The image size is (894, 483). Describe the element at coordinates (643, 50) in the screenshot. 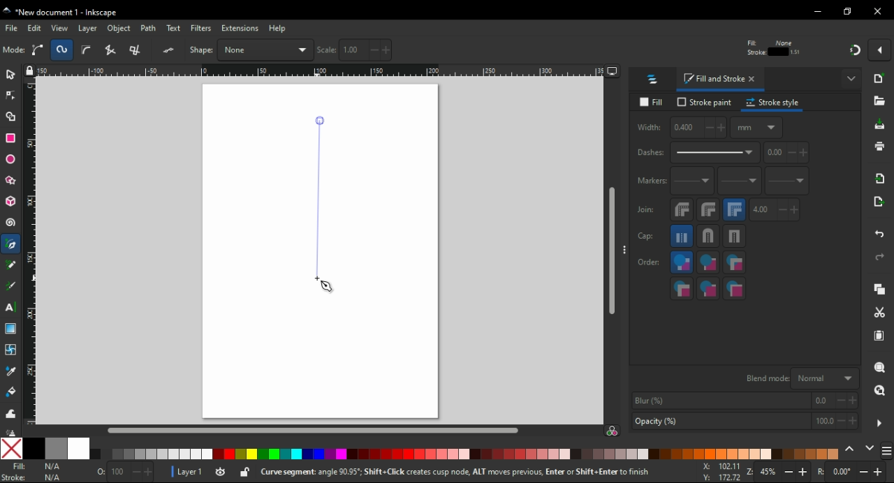

I see `height of selection` at that location.